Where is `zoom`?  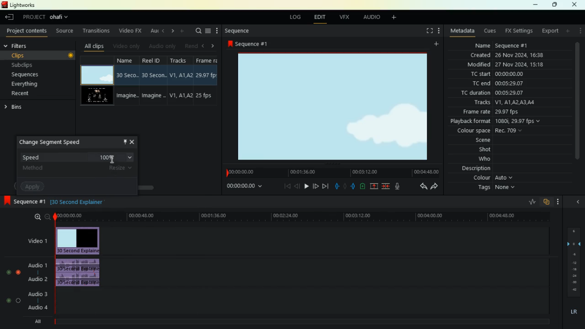
zoom is located at coordinates (37, 217).